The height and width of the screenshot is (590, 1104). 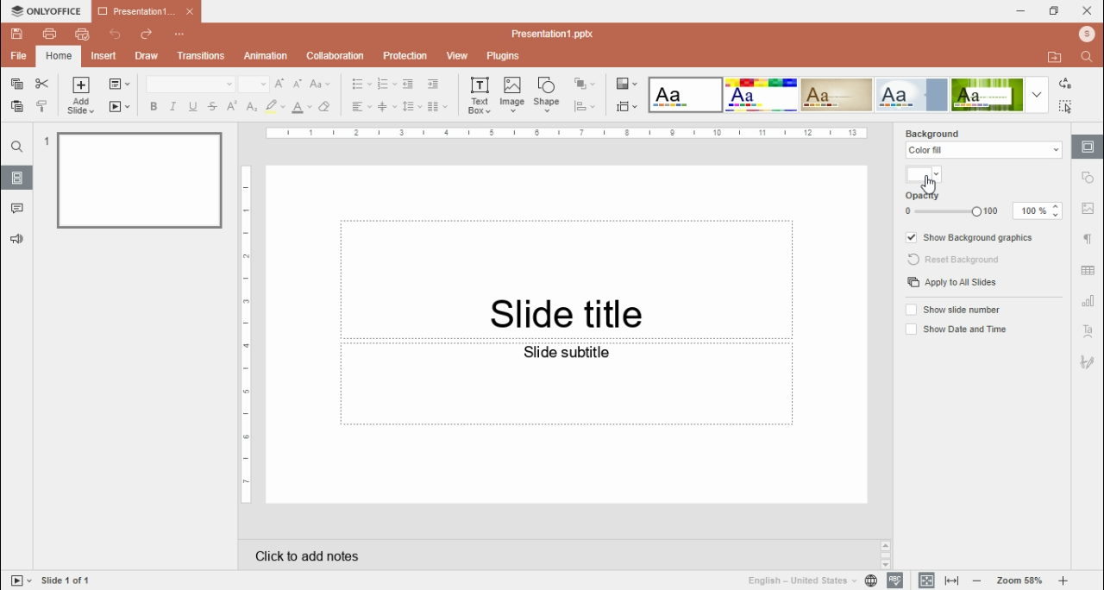 What do you see at coordinates (320, 84) in the screenshot?
I see `change case` at bounding box center [320, 84].